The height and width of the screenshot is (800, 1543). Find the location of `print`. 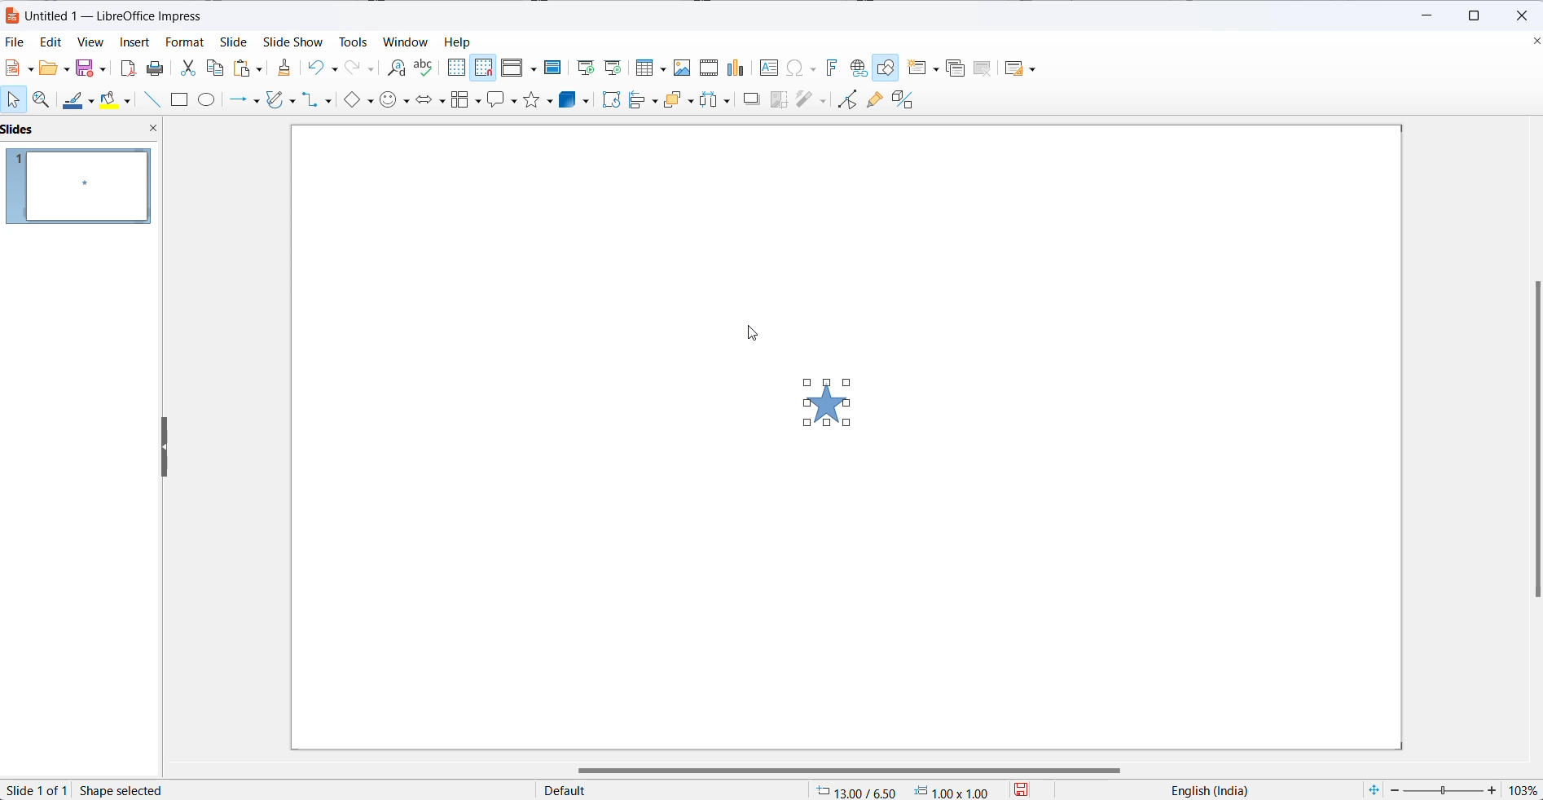

print is located at coordinates (158, 68).